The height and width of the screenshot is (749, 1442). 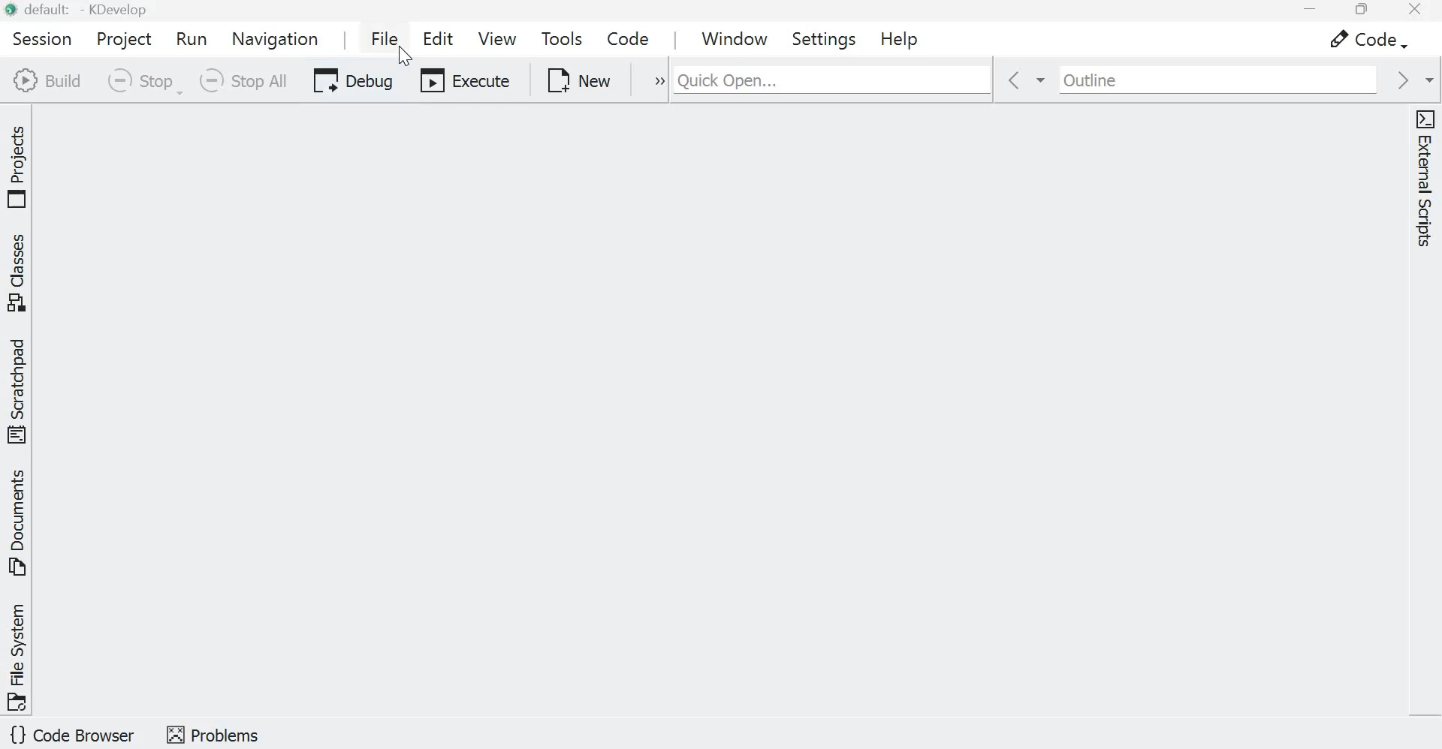 I want to click on Go forward in context history, so click(x=1411, y=80).